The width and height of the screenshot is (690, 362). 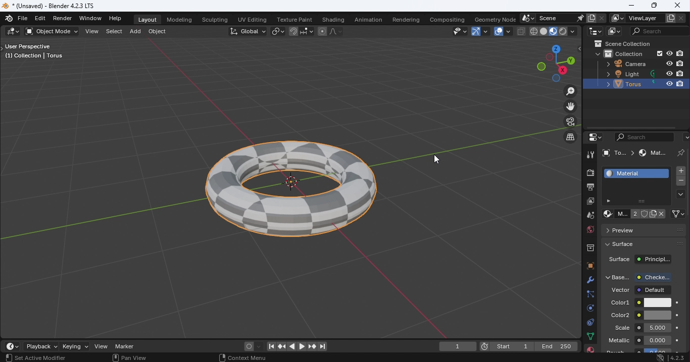 What do you see at coordinates (253, 19) in the screenshot?
I see `UV Editing` at bounding box center [253, 19].